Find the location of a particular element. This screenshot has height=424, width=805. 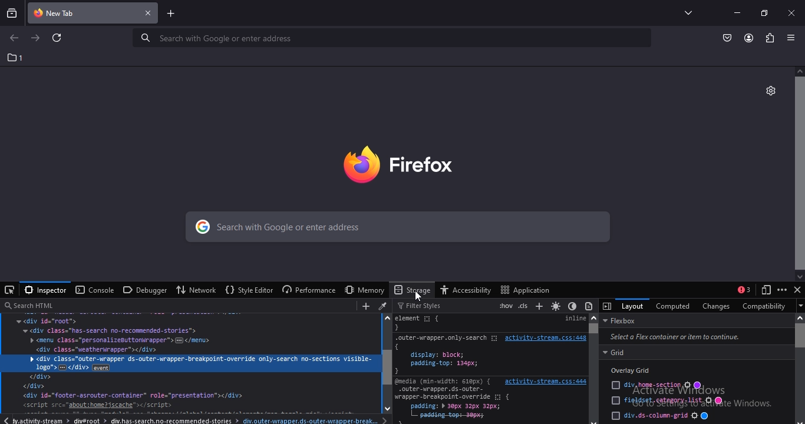

text is located at coordinates (190, 368).